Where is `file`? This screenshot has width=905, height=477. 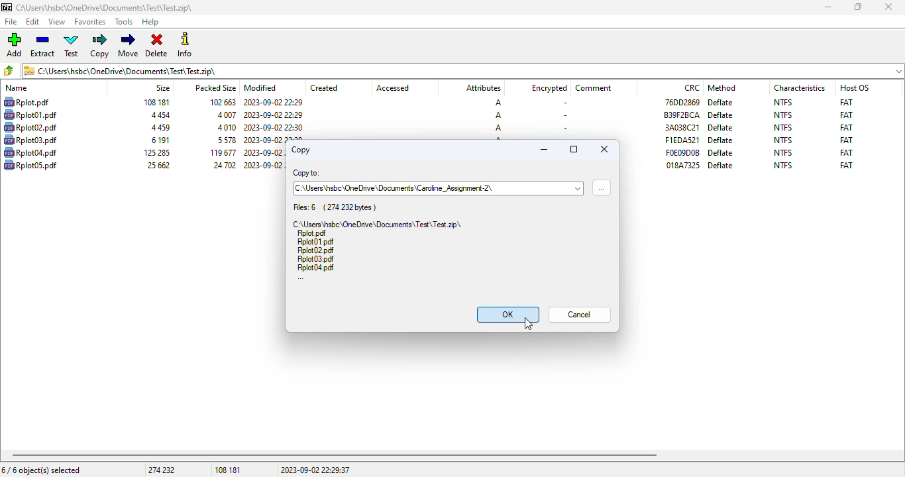 file is located at coordinates (30, 152).